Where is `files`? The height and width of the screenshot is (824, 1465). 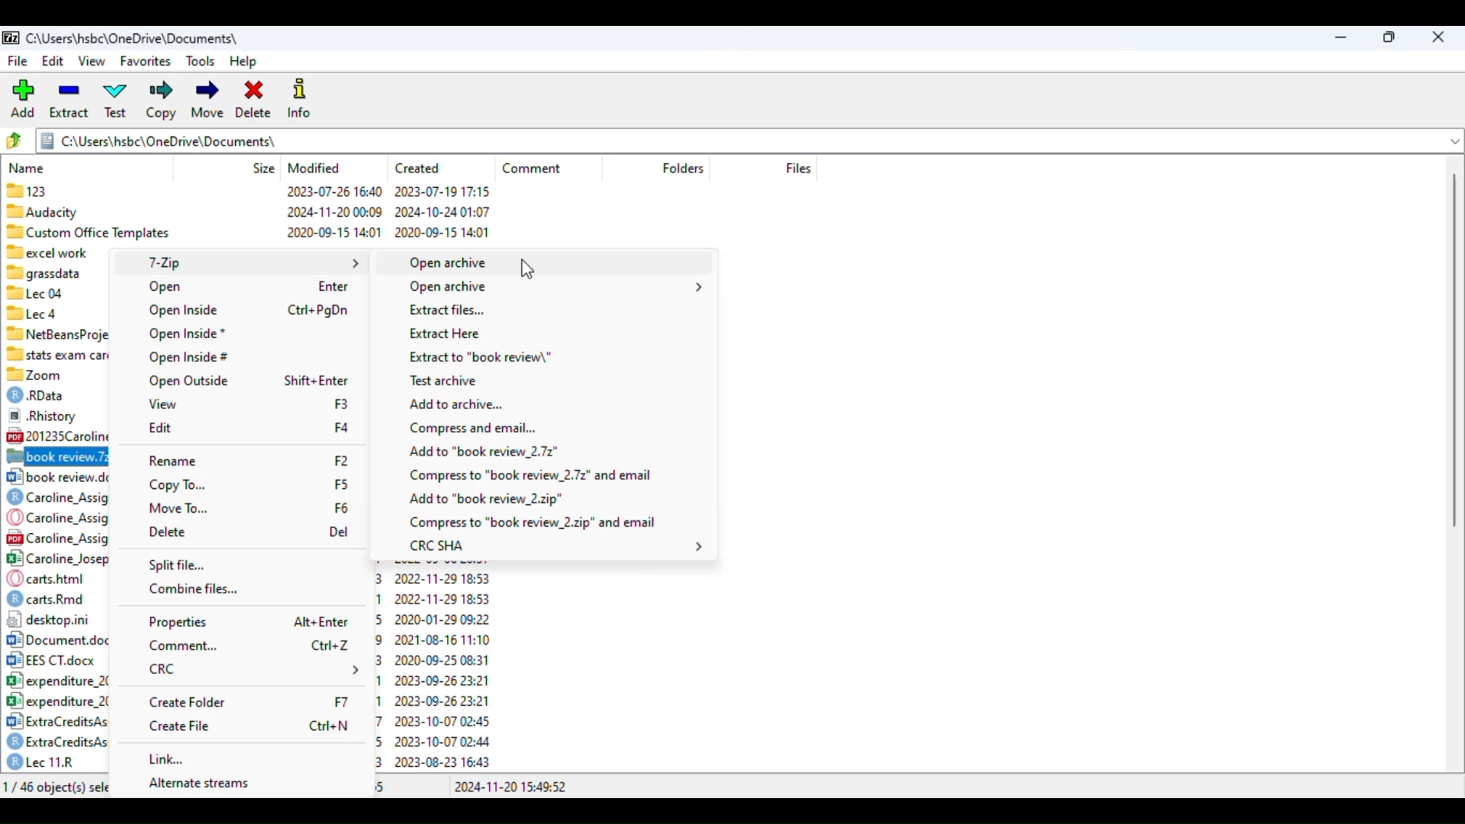
files is located at coordinates (797, 167).